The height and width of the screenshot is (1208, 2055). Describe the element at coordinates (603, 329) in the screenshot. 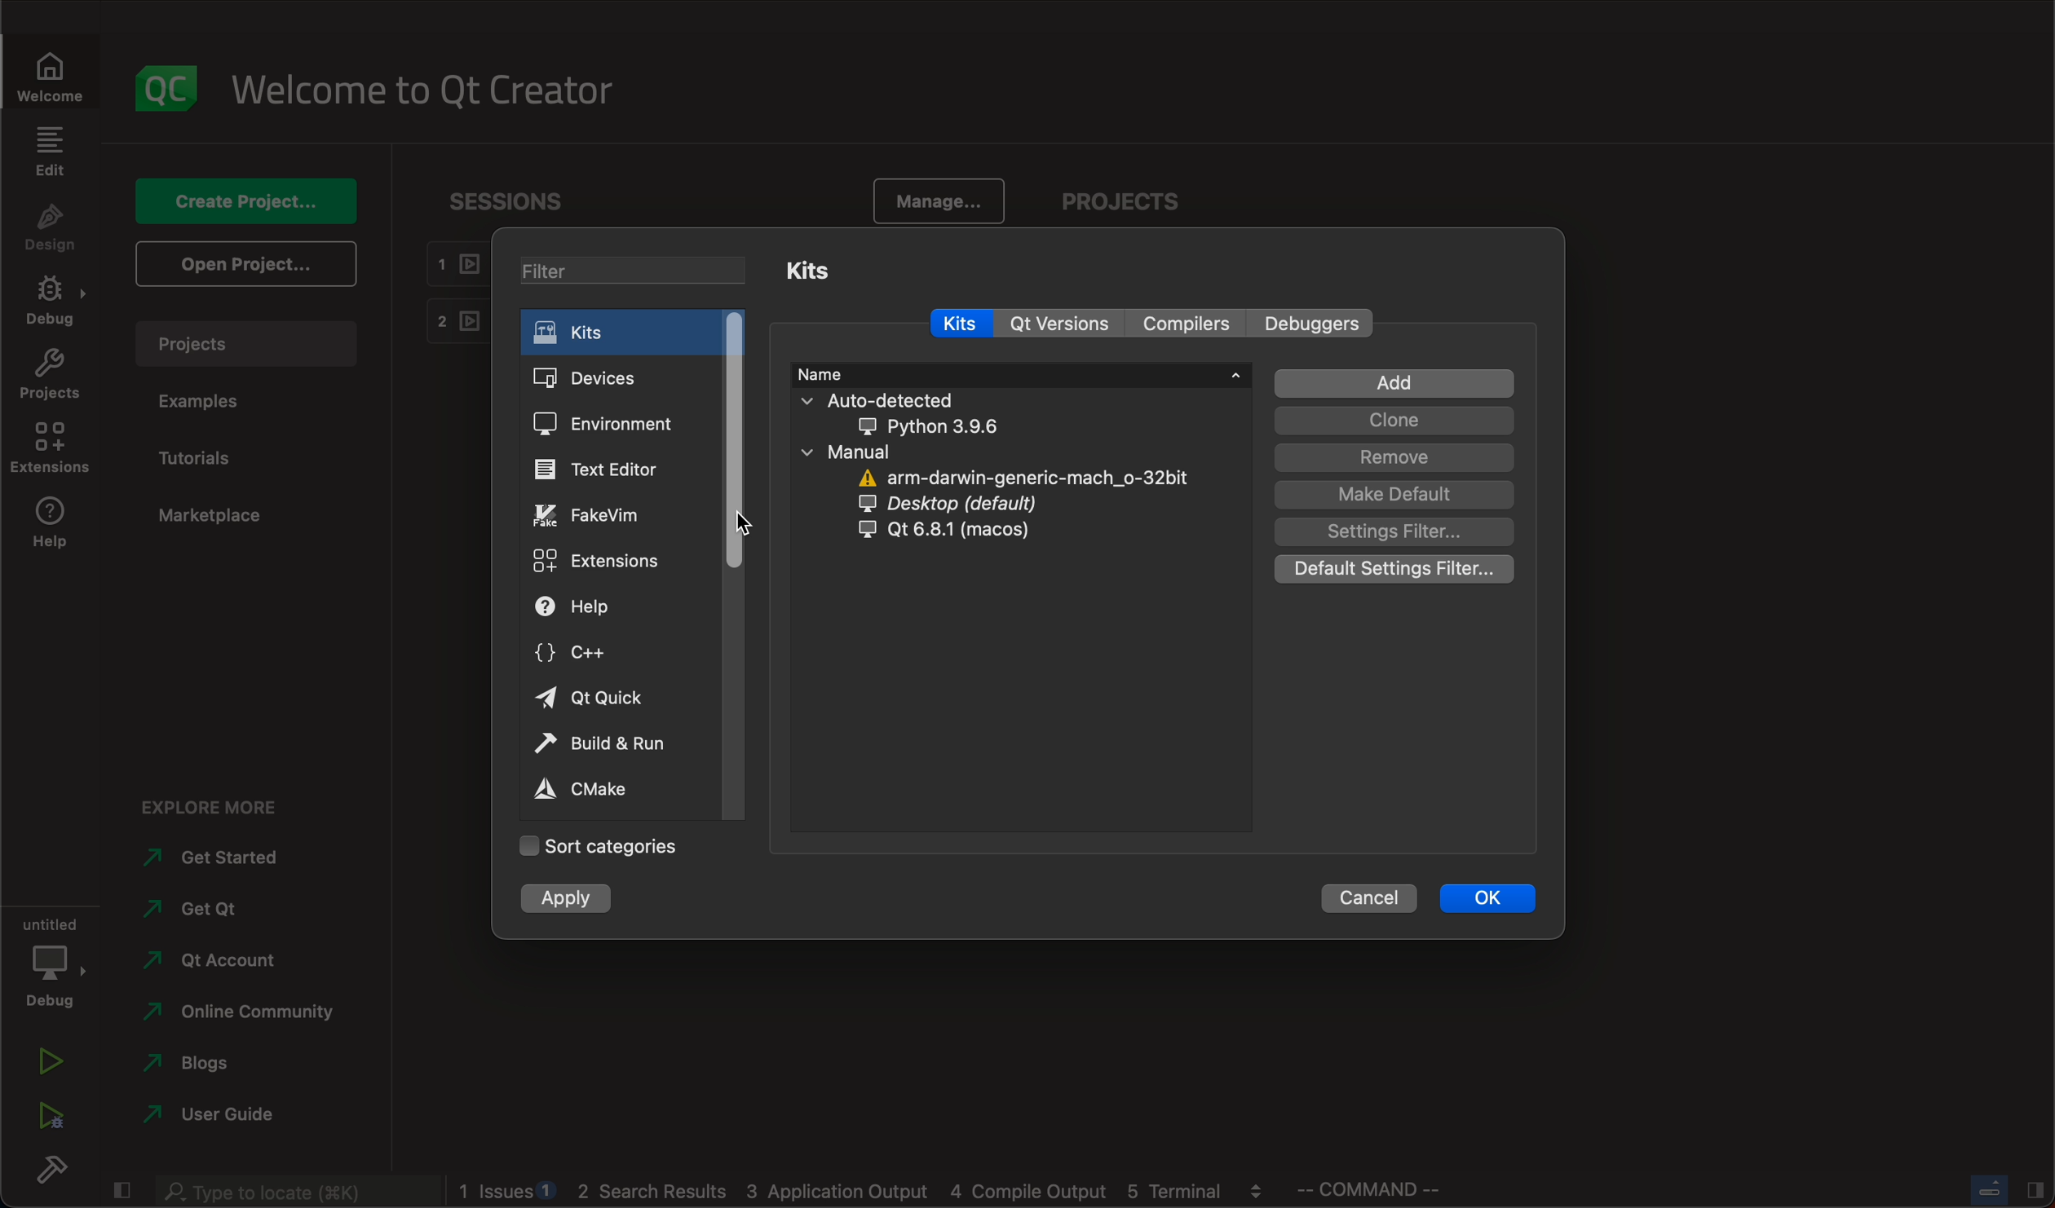

I see `kits` at that location.